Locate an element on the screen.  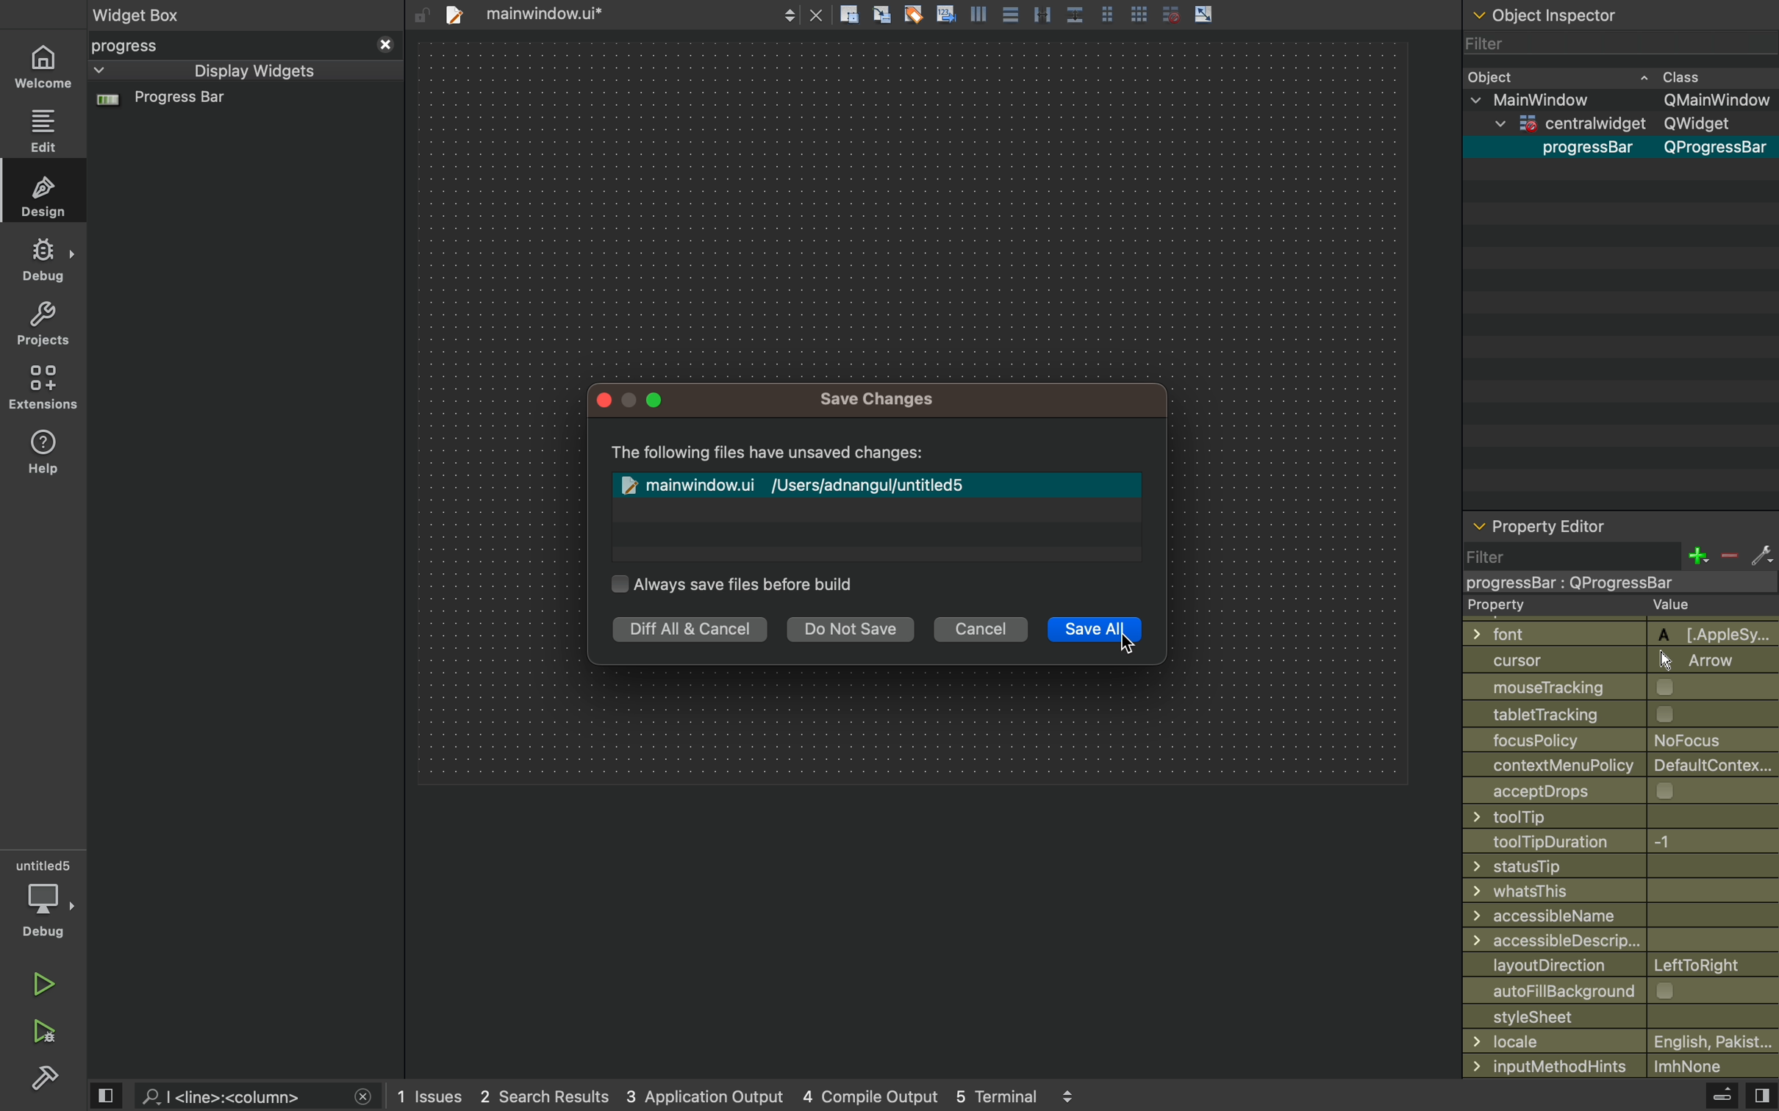
centrawidget is located at coordinates (1612, 582).